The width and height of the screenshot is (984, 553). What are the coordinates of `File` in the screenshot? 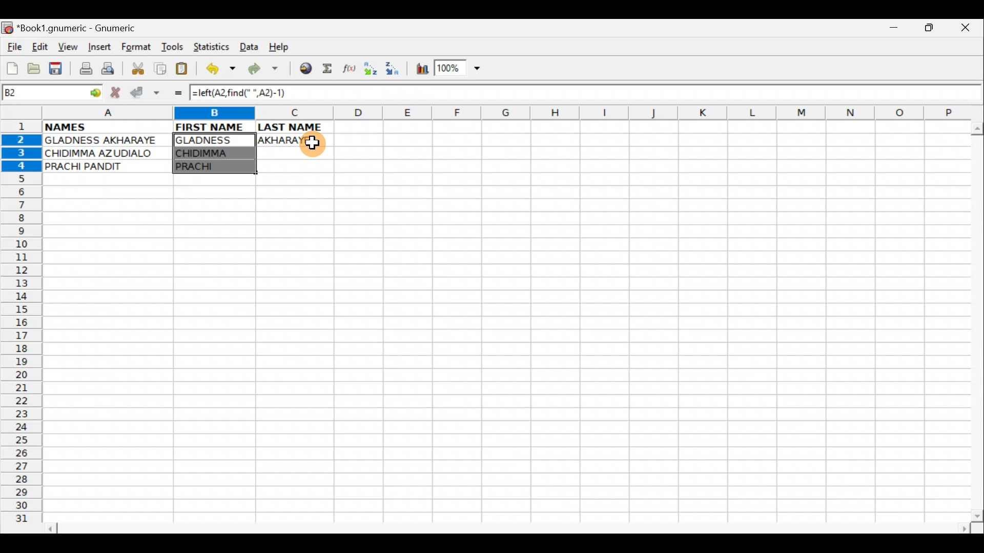 It's located at (13, 48).